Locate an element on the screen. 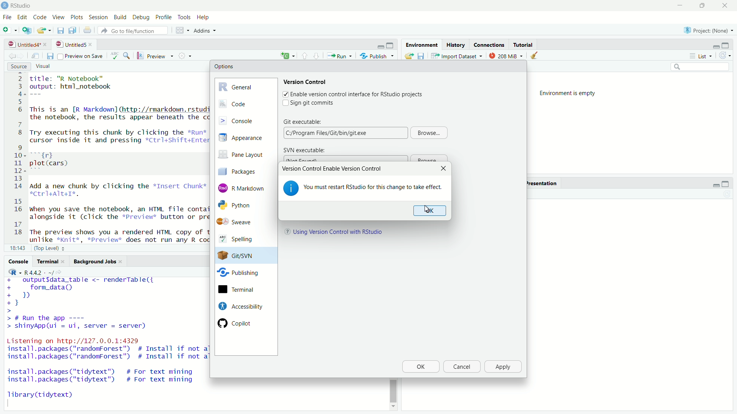 The image size is (737, 414). Git executable: is located at coordinates (303, 121).